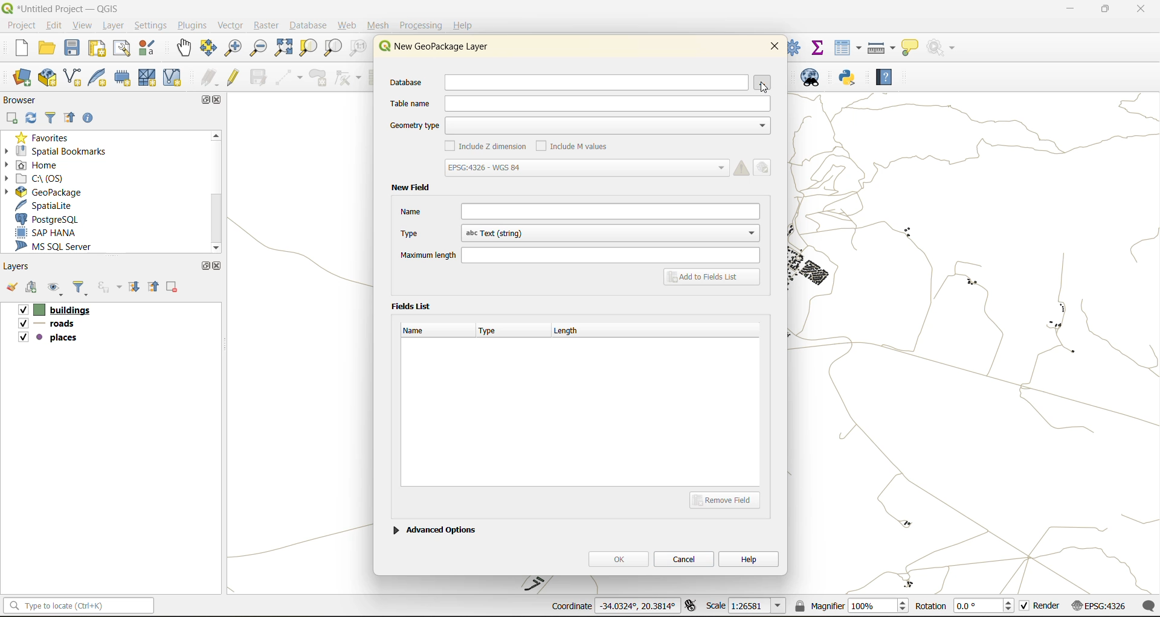 The width and height of the screenshot is (1160, 617). Describe the element at coordinates (849, 606) in the screenshot. I see `magnifier(100%)` at that location.